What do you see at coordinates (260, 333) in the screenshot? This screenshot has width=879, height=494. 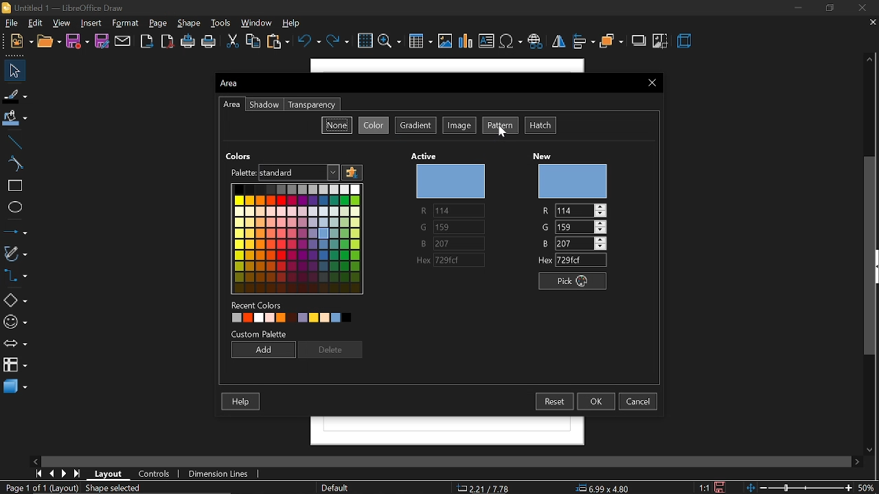 I see `Custom Palette` at bounding box center [260, 333].